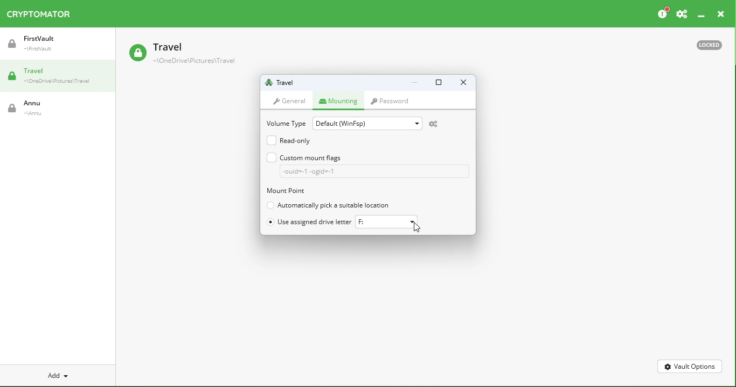  Describe the element at coordinates (310, 223) in the screenshot. I see `Use assigned drive letter` at that location.